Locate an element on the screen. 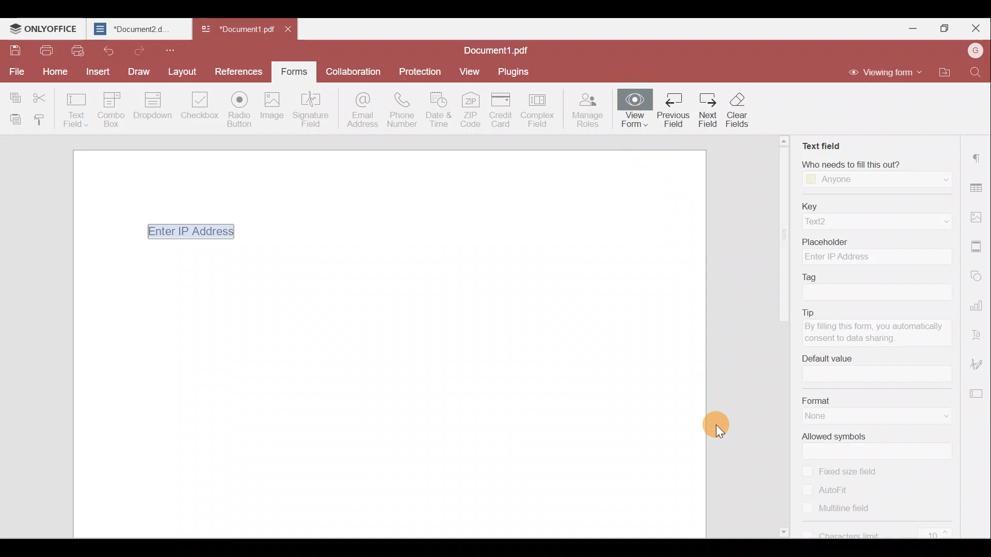 Image resolution: width=991 pixels, height=557 pixels. Copy style is located at coordinates (40, 121).